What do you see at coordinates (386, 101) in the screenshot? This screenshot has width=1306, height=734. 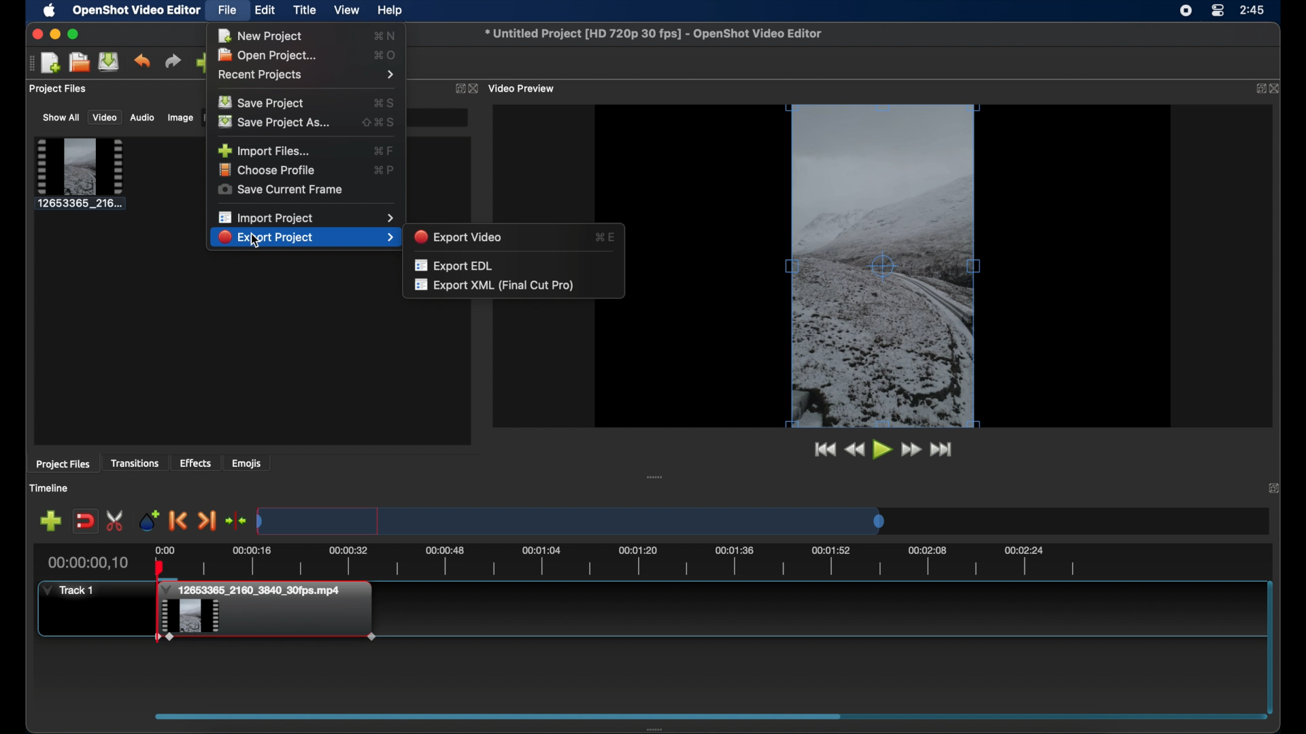 I see `save project shortcut` at bounding box center [386, 101].